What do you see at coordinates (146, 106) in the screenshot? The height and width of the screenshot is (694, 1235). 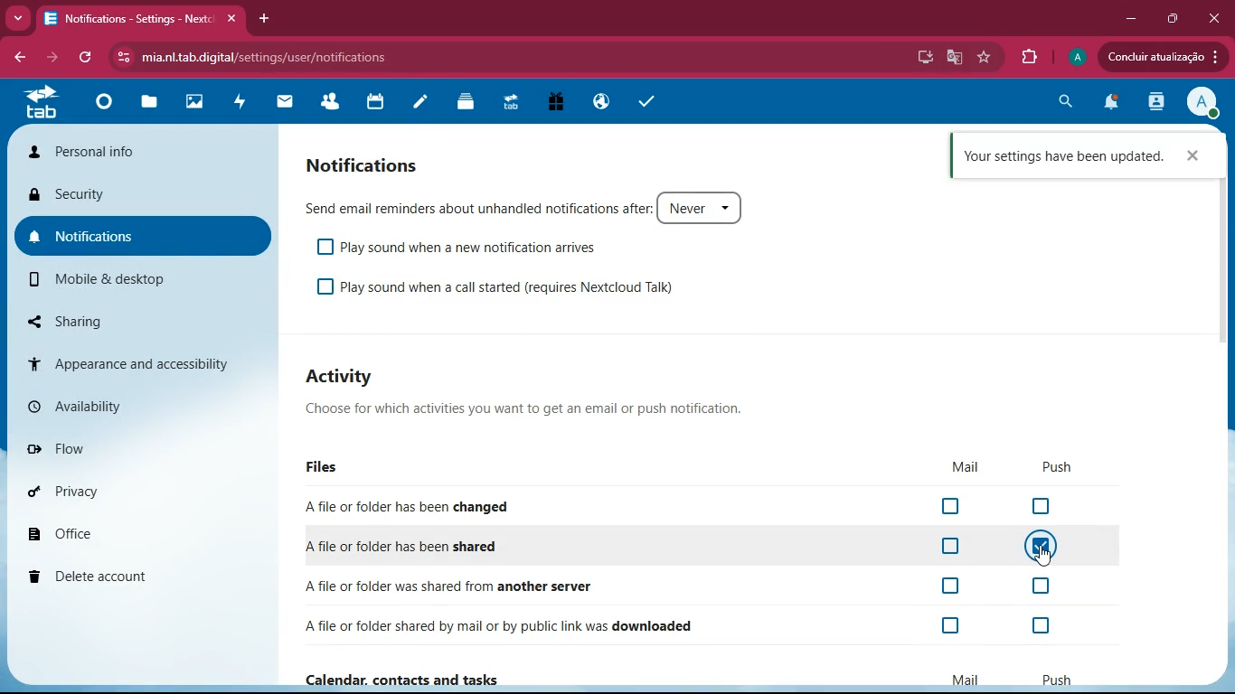 I see `files` at bounding box center [146, 106].